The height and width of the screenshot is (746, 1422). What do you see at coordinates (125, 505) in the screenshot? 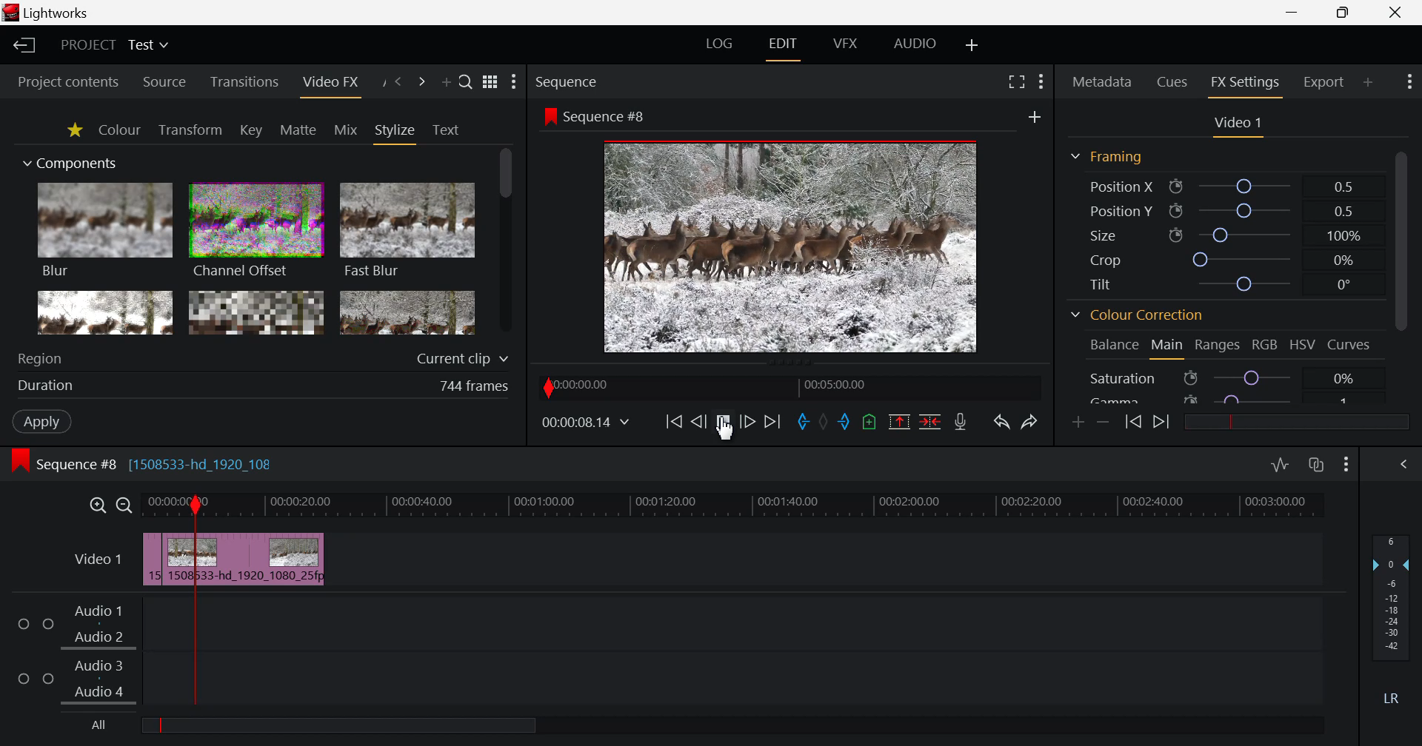
I see `Timeline Zoom Out` at bounding box center [125, 505].